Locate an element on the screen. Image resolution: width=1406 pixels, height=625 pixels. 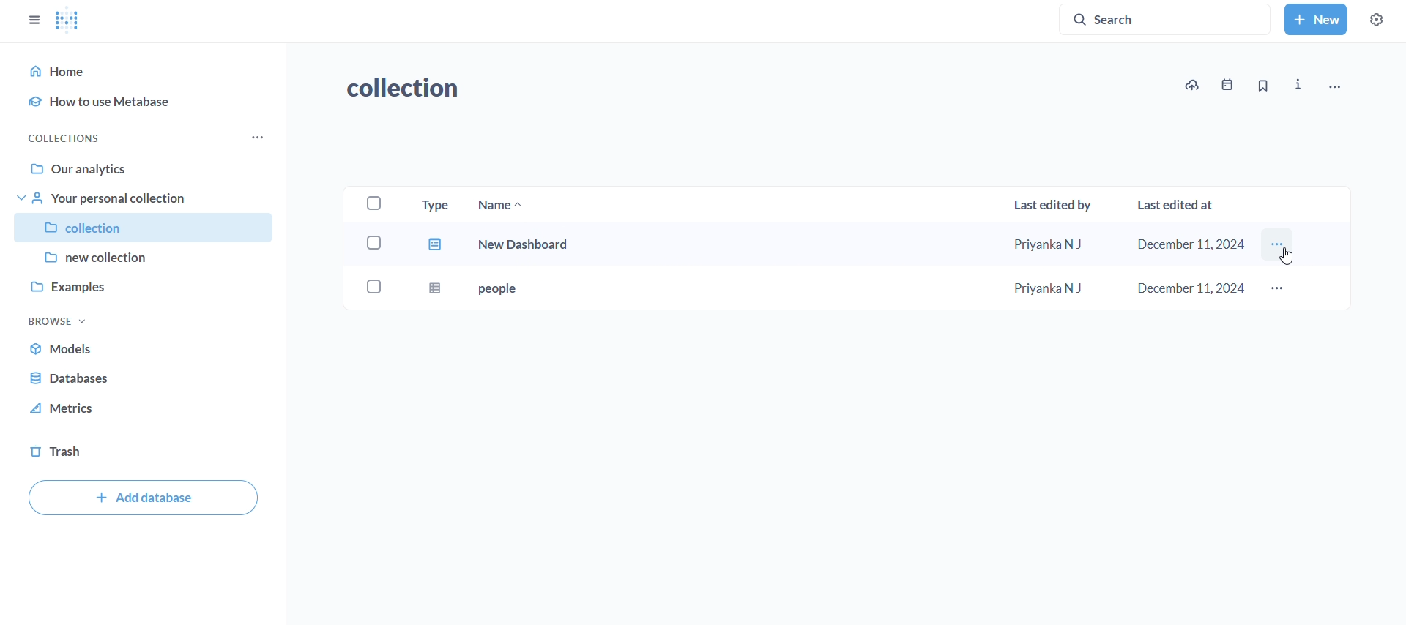
add database is located at coordinates (143, 499).